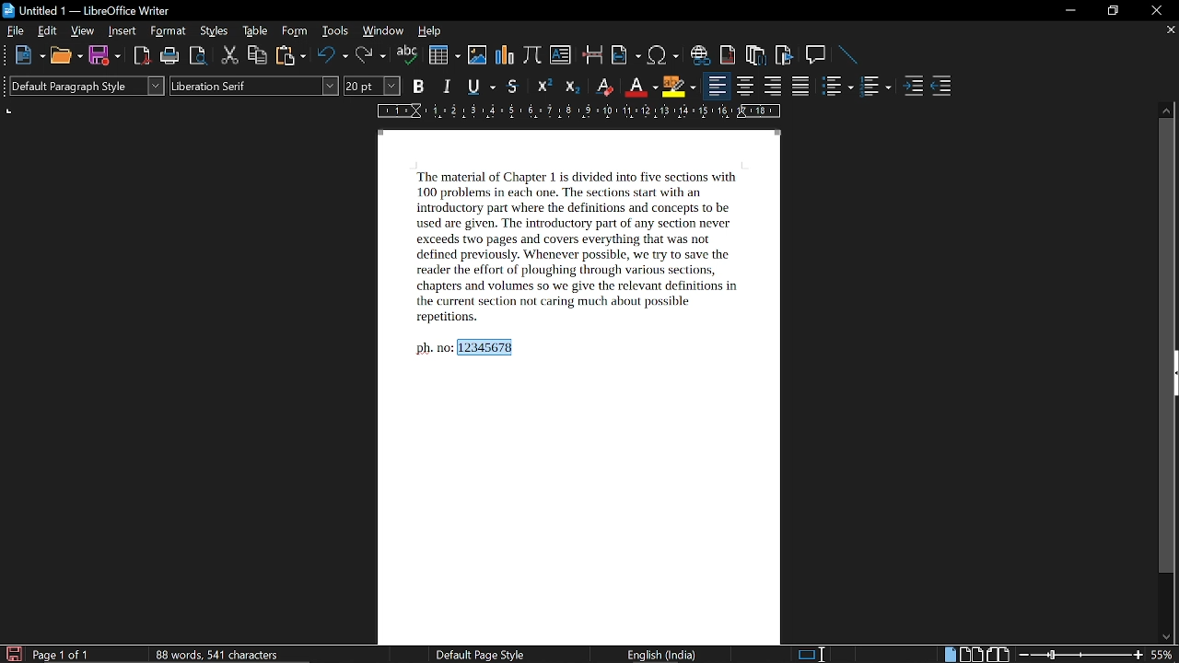 The height and width of the screenshot is (663, 1179). I want to click on align right, so click(772, 87).